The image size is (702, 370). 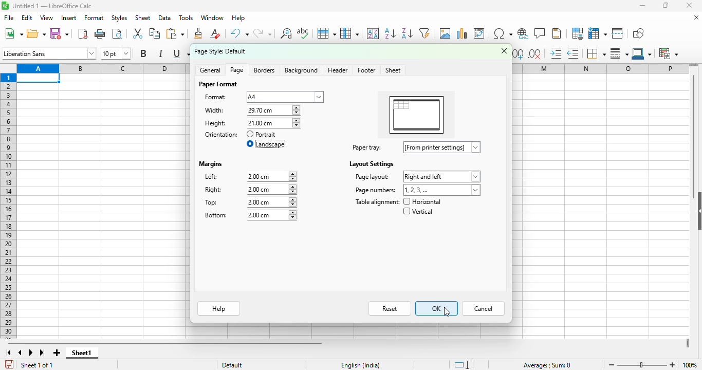 I want to click on toggle print preview, so click(x=117, y=34).